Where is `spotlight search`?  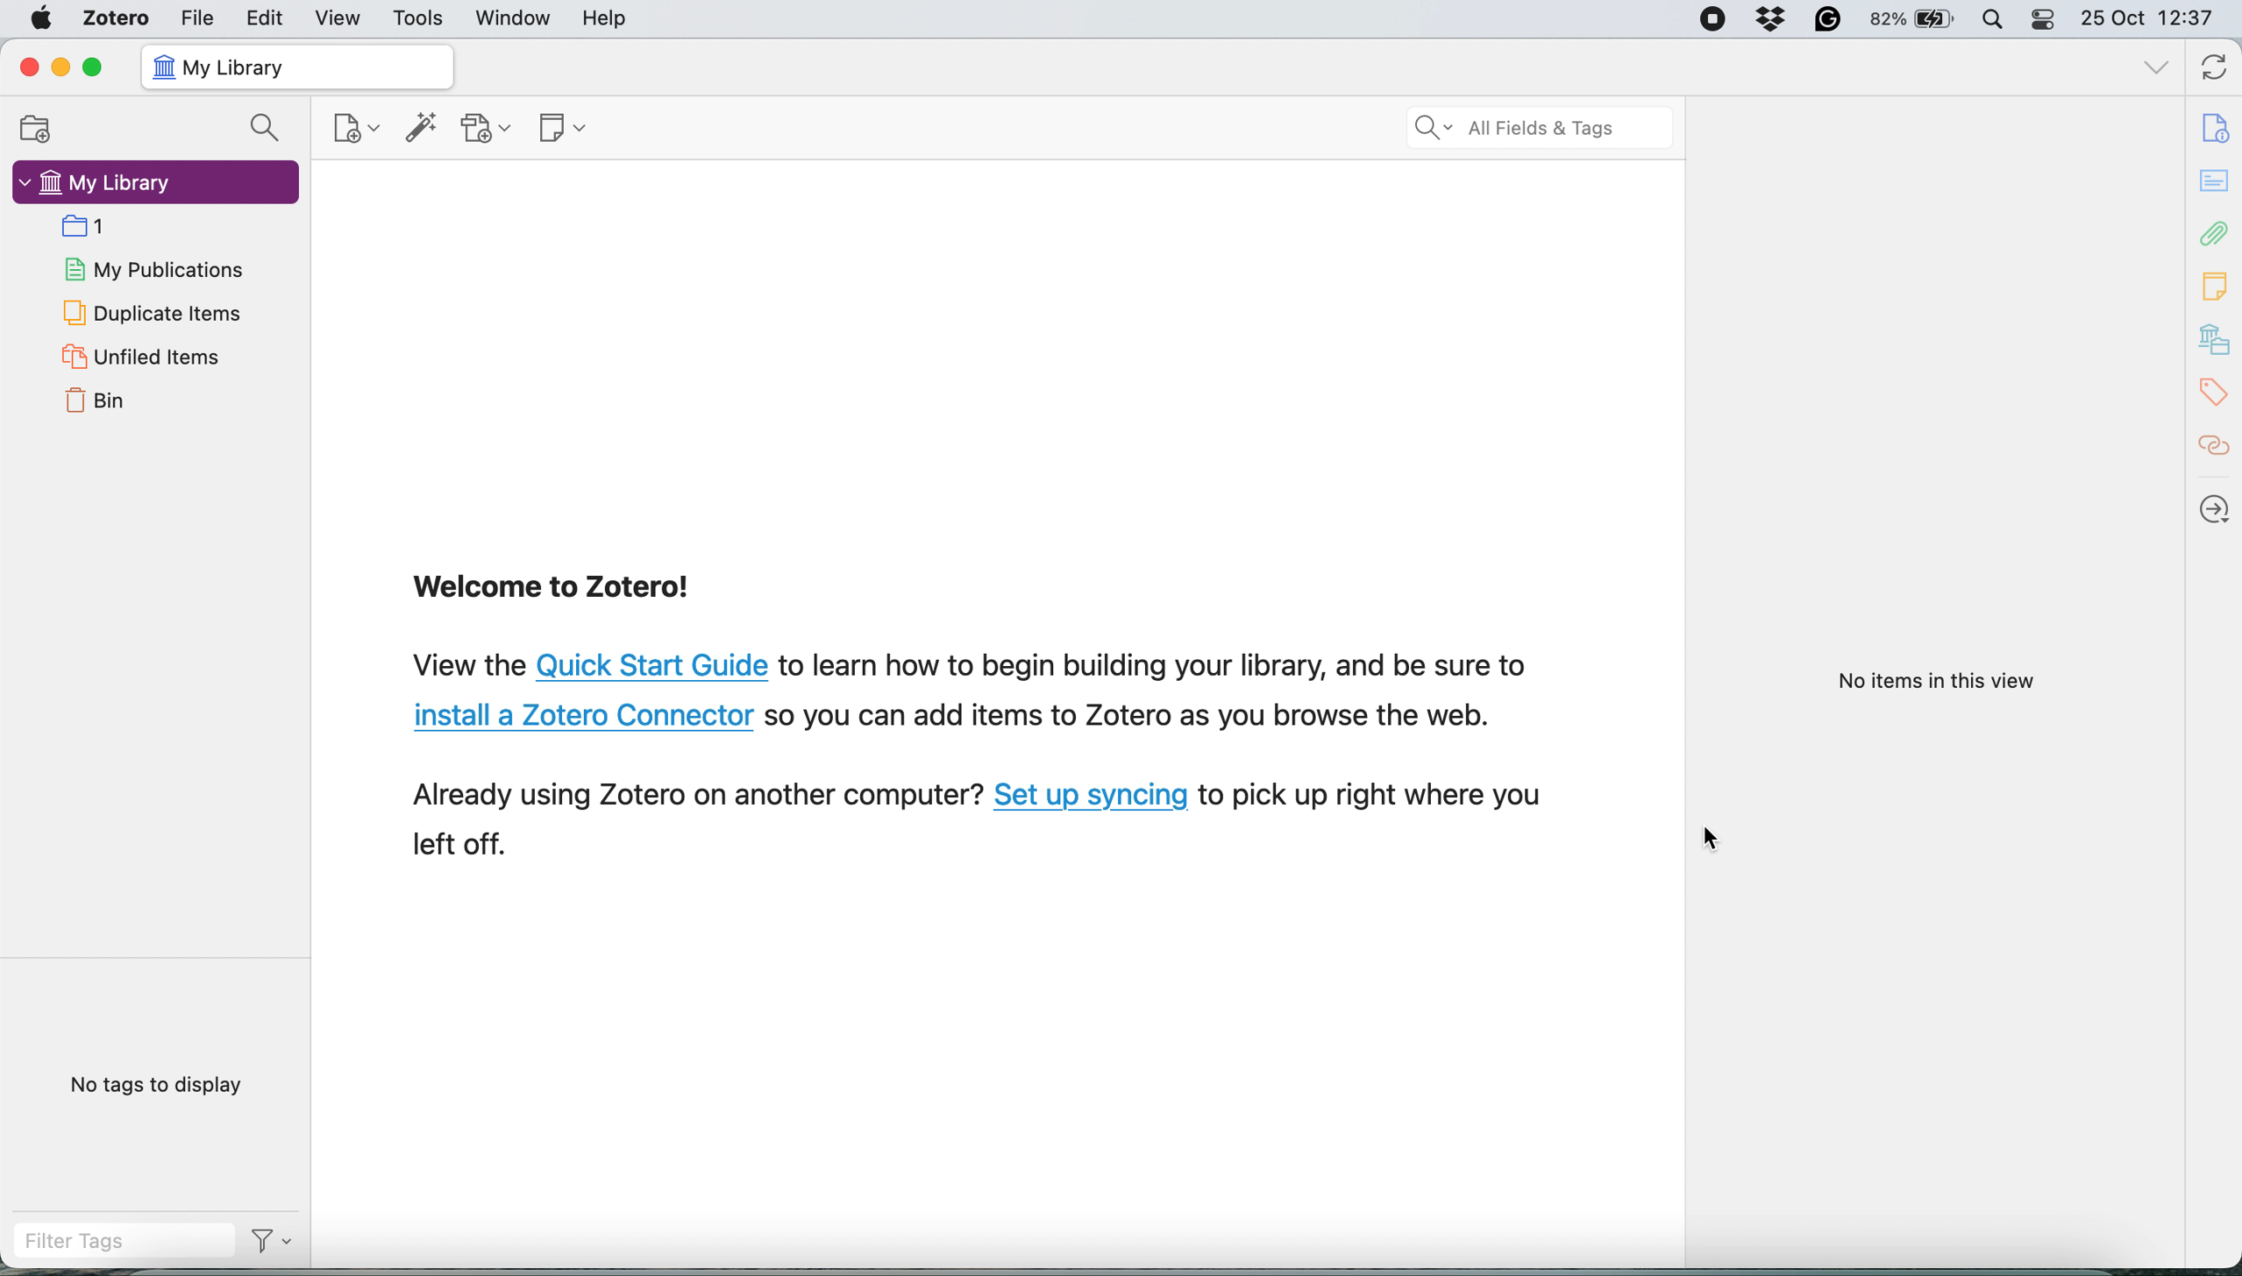
spotlight search is located at coordinates (1995, 19).